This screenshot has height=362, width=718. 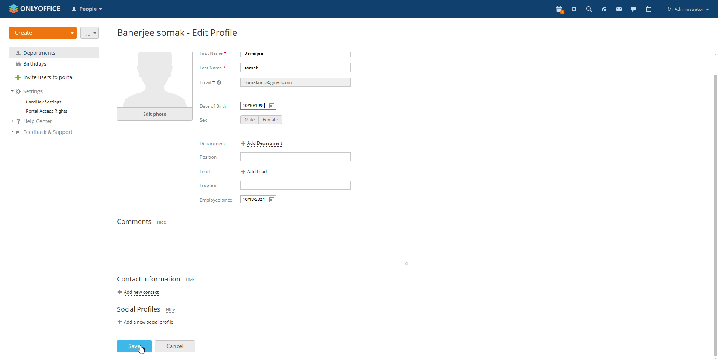 What do you see at coordinates (134, 221) in the screenshot?
I see `comments` at bounding box center [134, 221].